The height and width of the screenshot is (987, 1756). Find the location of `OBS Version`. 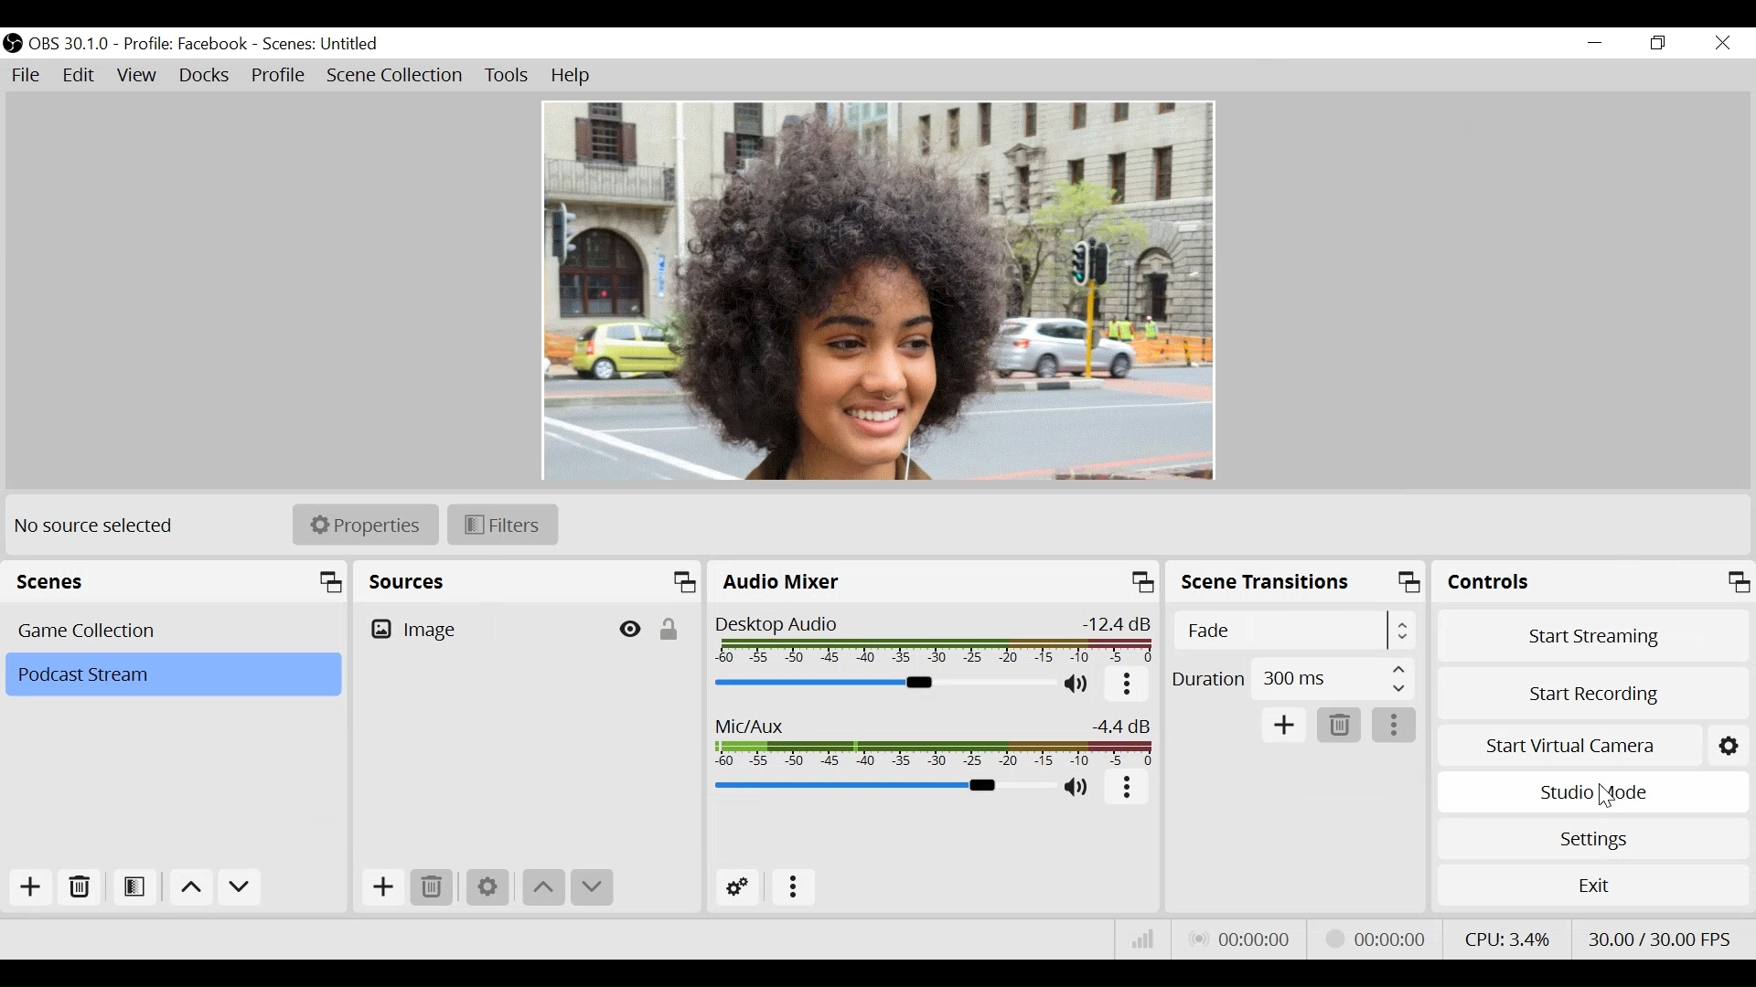

OBS Version is located at coordinates (70, 45).